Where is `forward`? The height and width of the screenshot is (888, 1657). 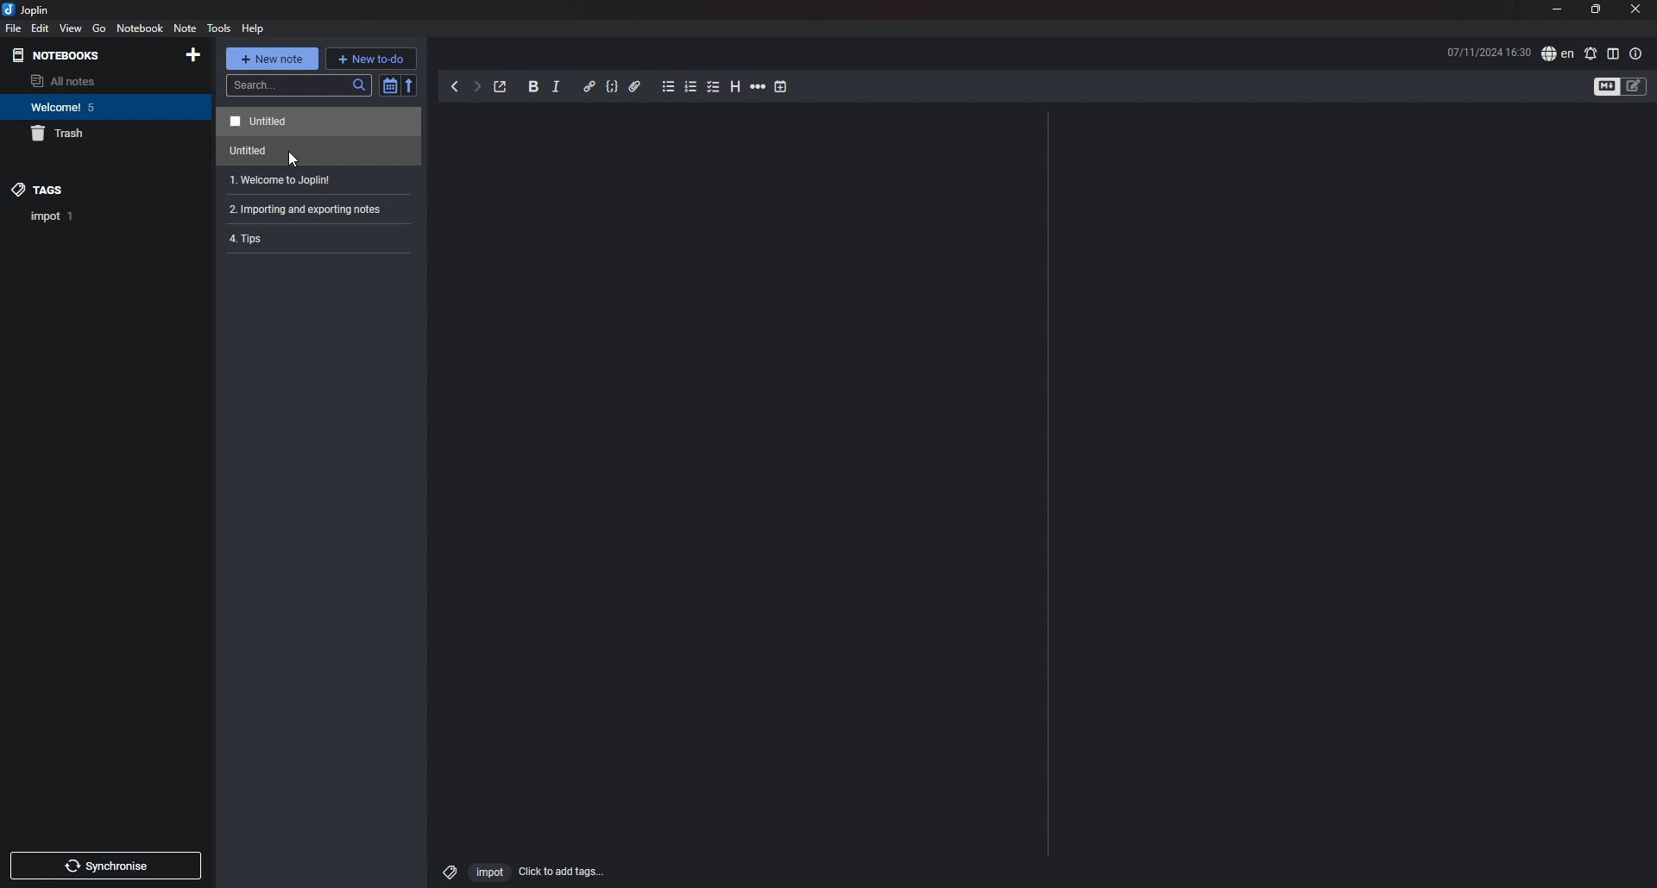 forward is located at coordinates (476, 89).